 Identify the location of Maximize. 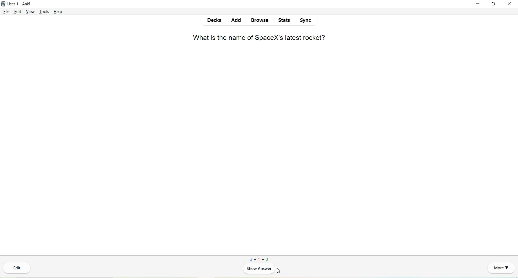
(493, 4).